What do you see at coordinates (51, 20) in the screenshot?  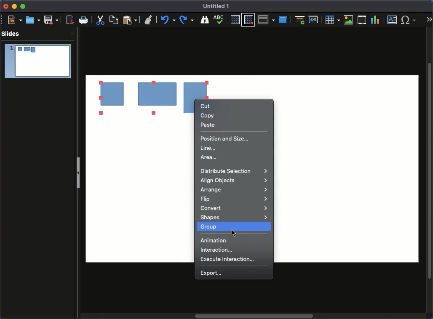 I see `Save` at bounding box center [51, 20].